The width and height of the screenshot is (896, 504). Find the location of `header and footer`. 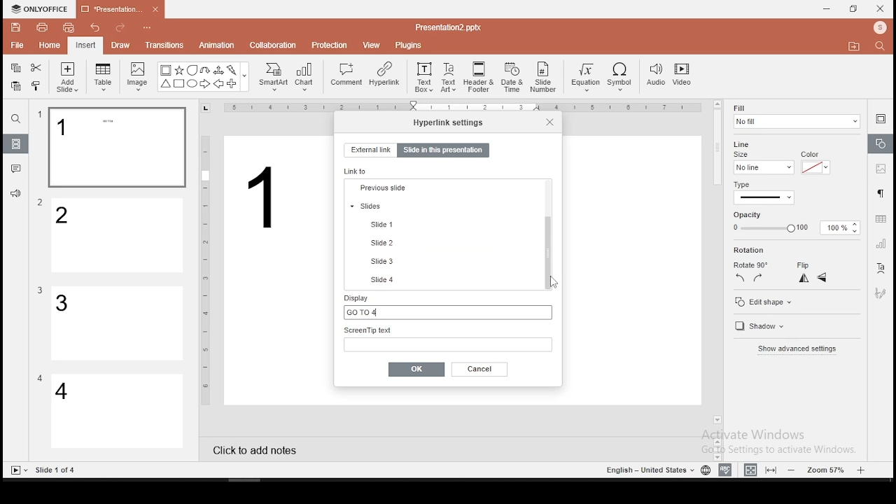

header and footer is located at coordinates (480, 78).